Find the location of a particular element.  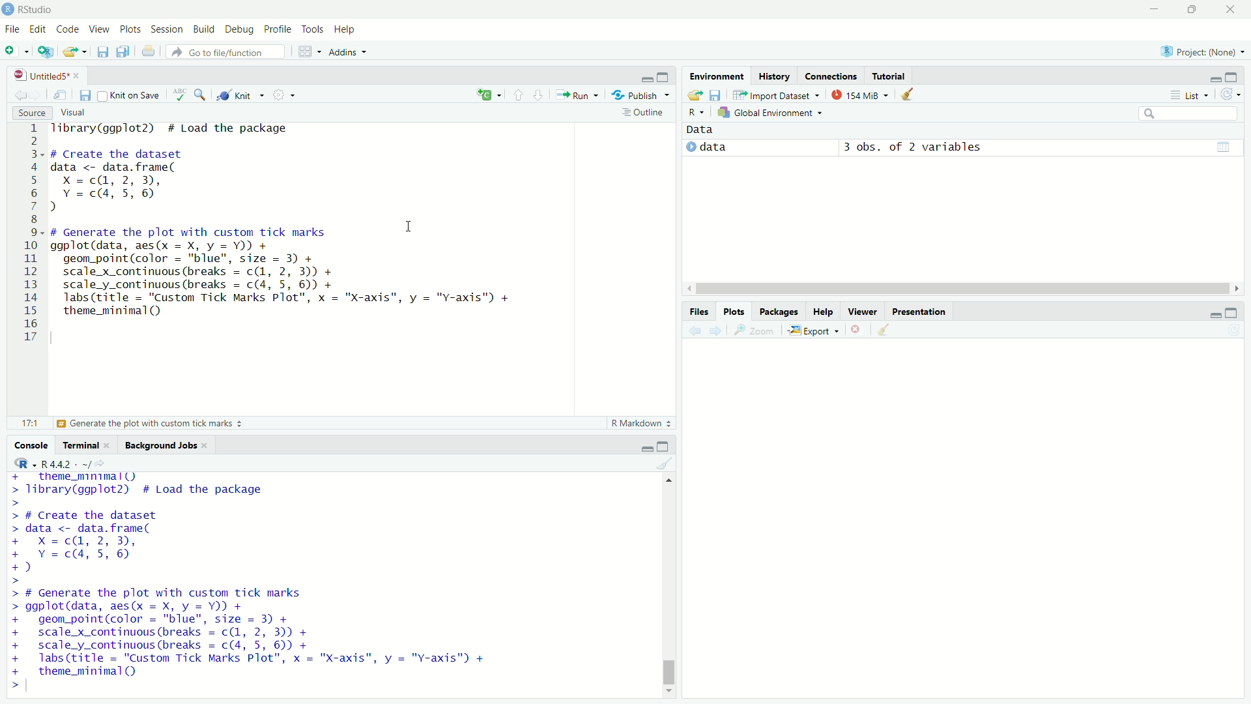

save workspace as is located at coordinates (719, 96).